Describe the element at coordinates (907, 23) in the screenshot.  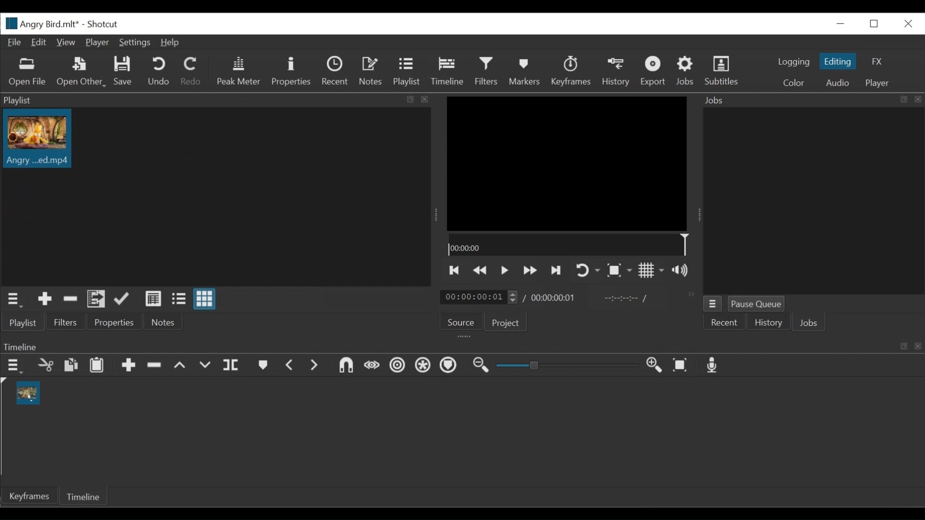
I see `Close` at that location.